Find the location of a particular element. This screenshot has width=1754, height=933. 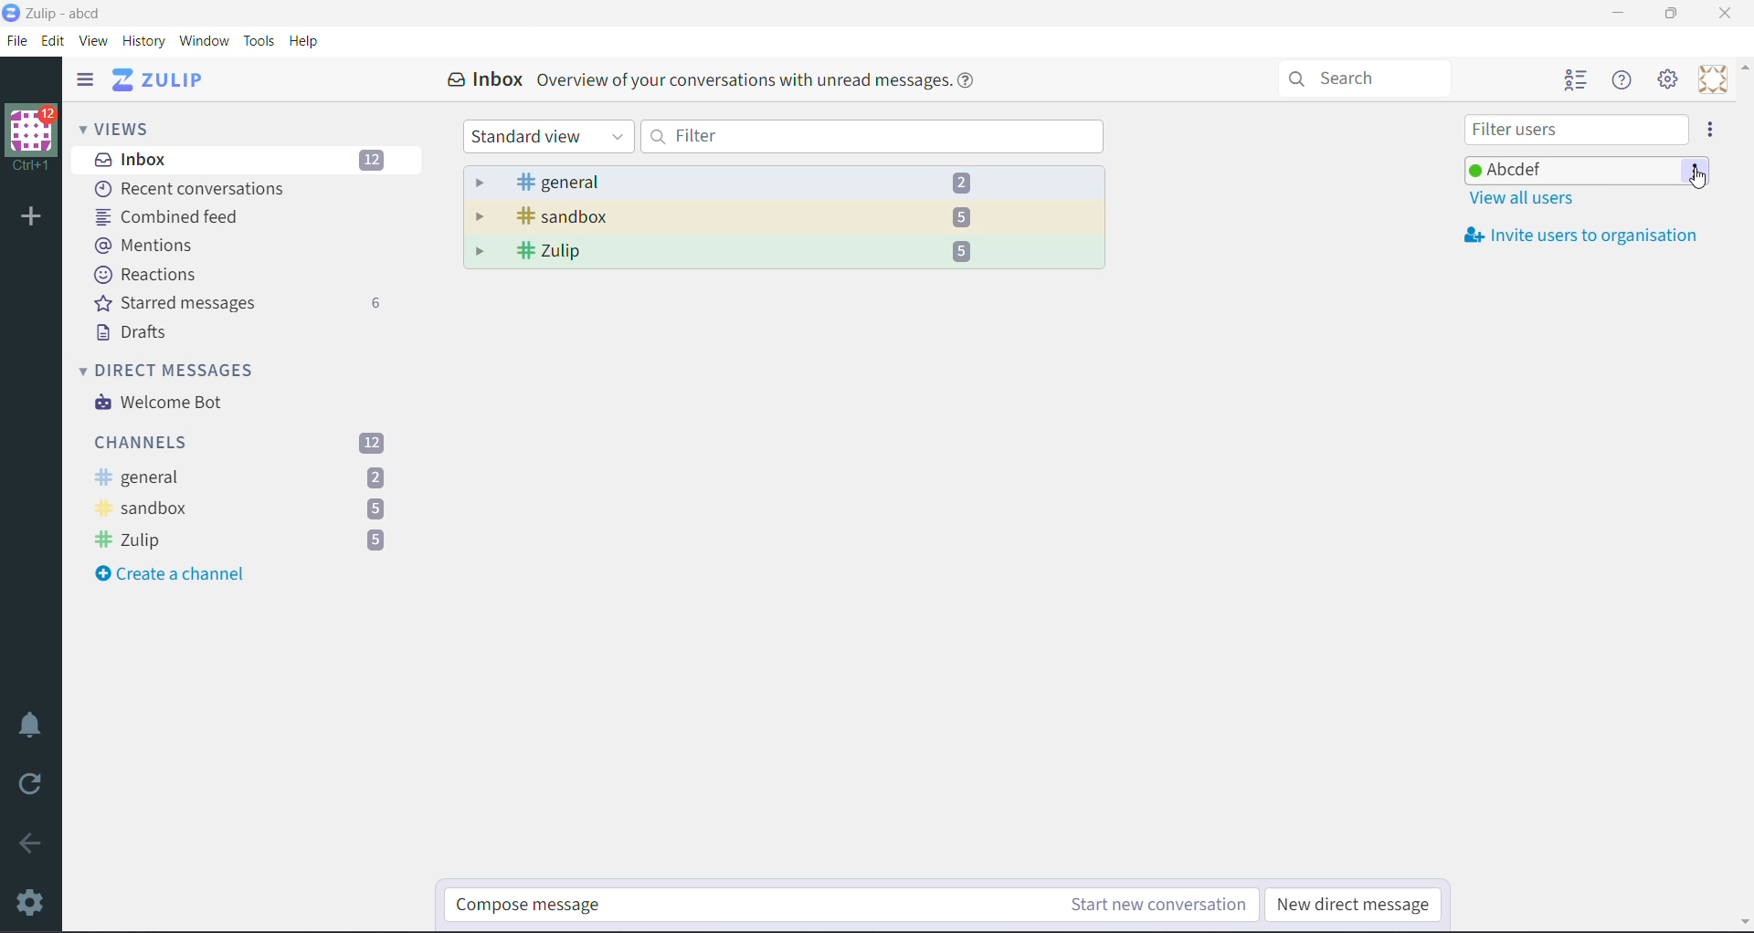

Application name ( ZULIP) is located at coordinates (165, 80).